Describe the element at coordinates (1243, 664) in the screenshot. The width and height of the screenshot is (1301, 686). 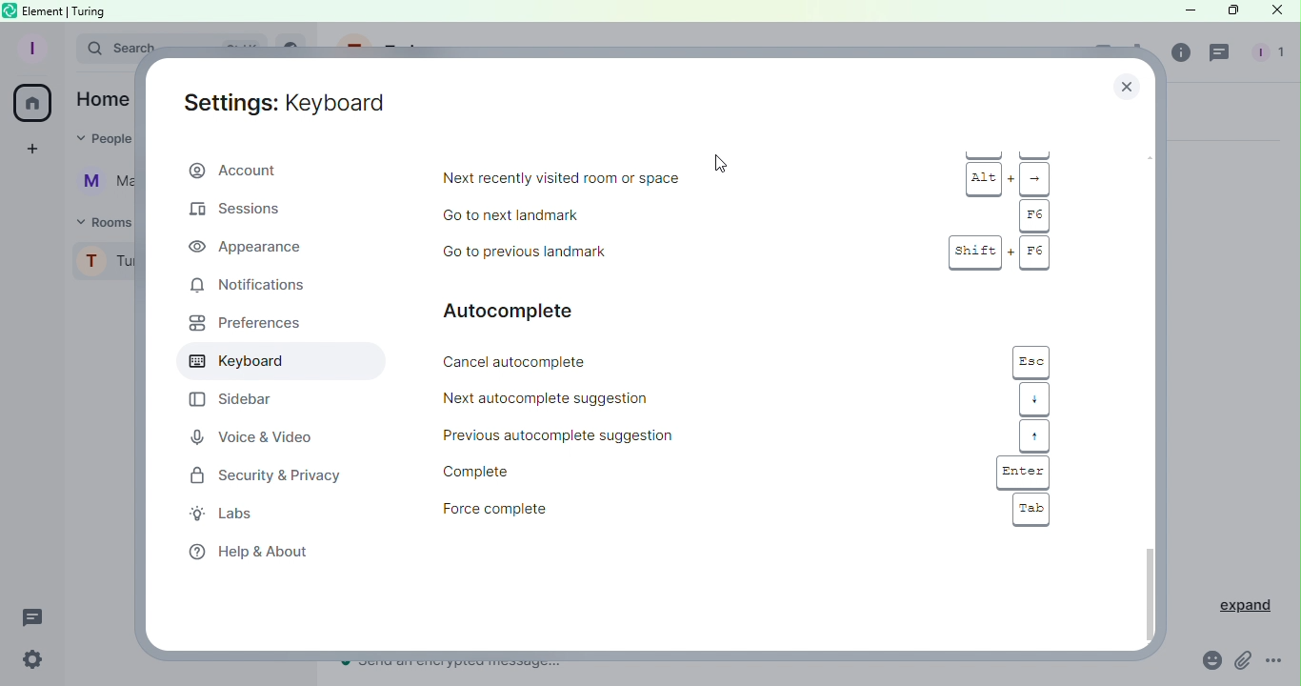
I see `Attachment` at that location.